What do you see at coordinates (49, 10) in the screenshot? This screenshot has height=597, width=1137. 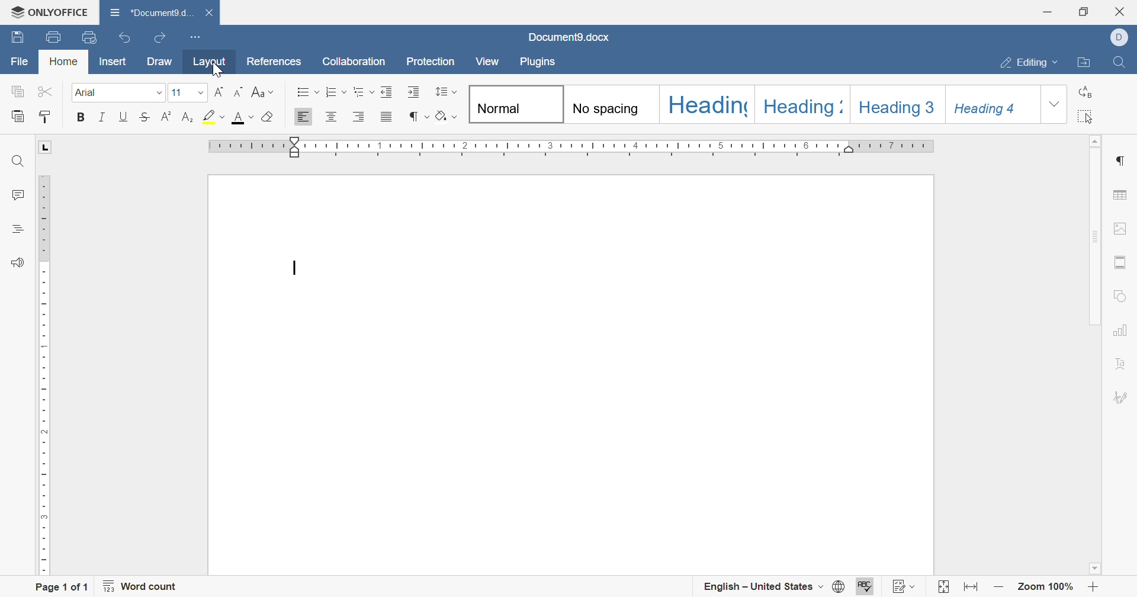 I see `ONLYOFFICE` at bounding box center [49, 10].